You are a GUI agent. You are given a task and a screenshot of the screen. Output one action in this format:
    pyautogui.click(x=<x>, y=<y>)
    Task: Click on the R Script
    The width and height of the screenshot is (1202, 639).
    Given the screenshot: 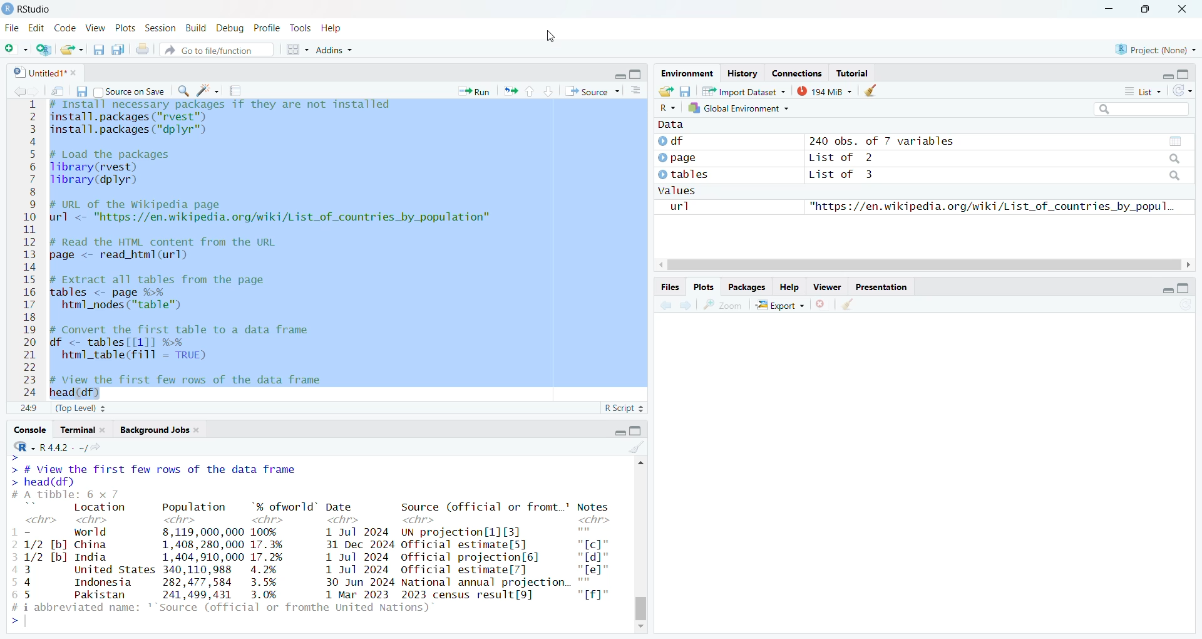 What is the action you would take?
    pyautogui.click(x=625, y=408)
    